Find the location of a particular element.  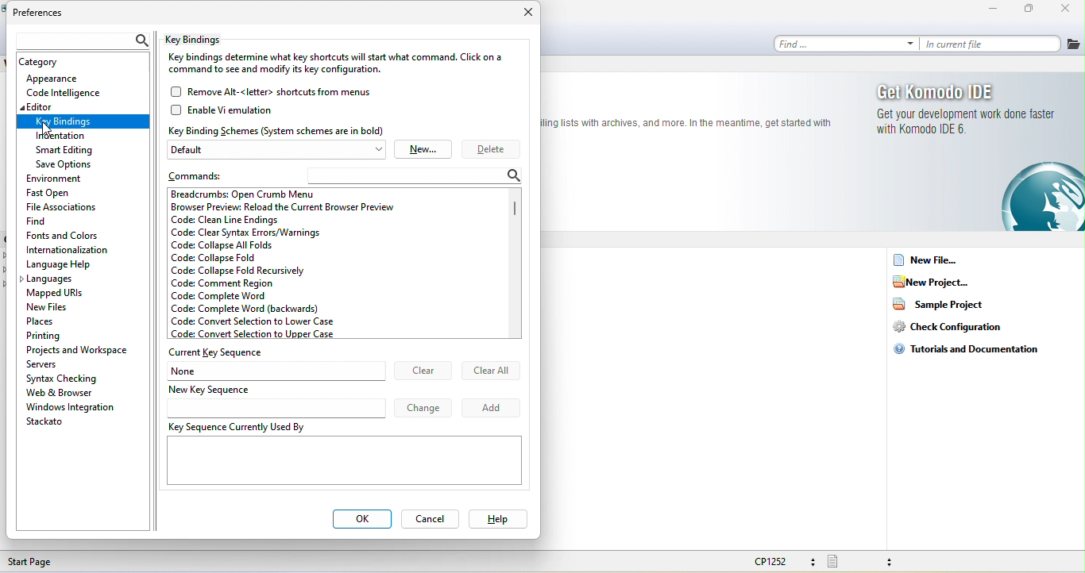

web and browse is located at coordinates (75, 393).